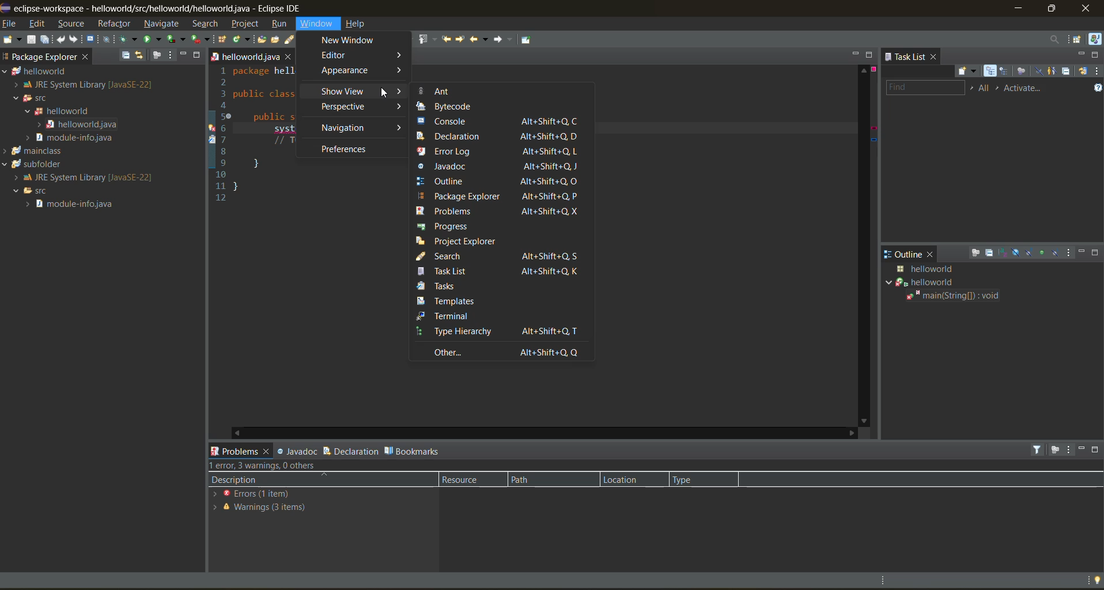 The image size is (1104, 590). What do you see at coordinates (504, 332) in the screenshot?
I see `type hierarchy` at bounding box center [504, 332].